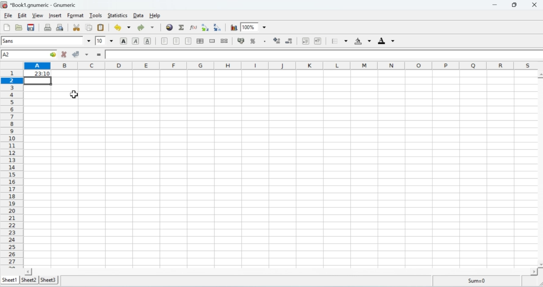 The width and height of the screenshot is (543, 287). Describe the element at coordinates (36, 73) in the screenshot. I see `23:10` at that location.